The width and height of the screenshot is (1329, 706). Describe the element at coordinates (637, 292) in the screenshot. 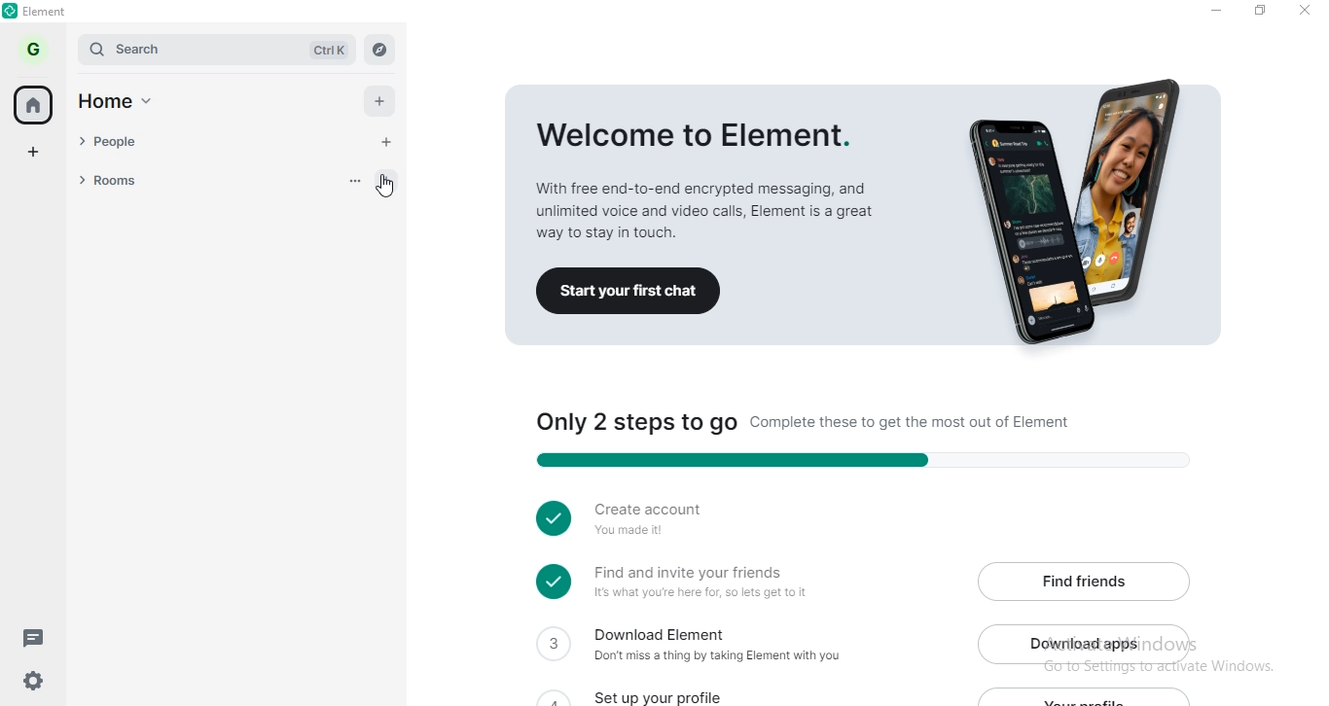

I see `Start your first chat` at that location.